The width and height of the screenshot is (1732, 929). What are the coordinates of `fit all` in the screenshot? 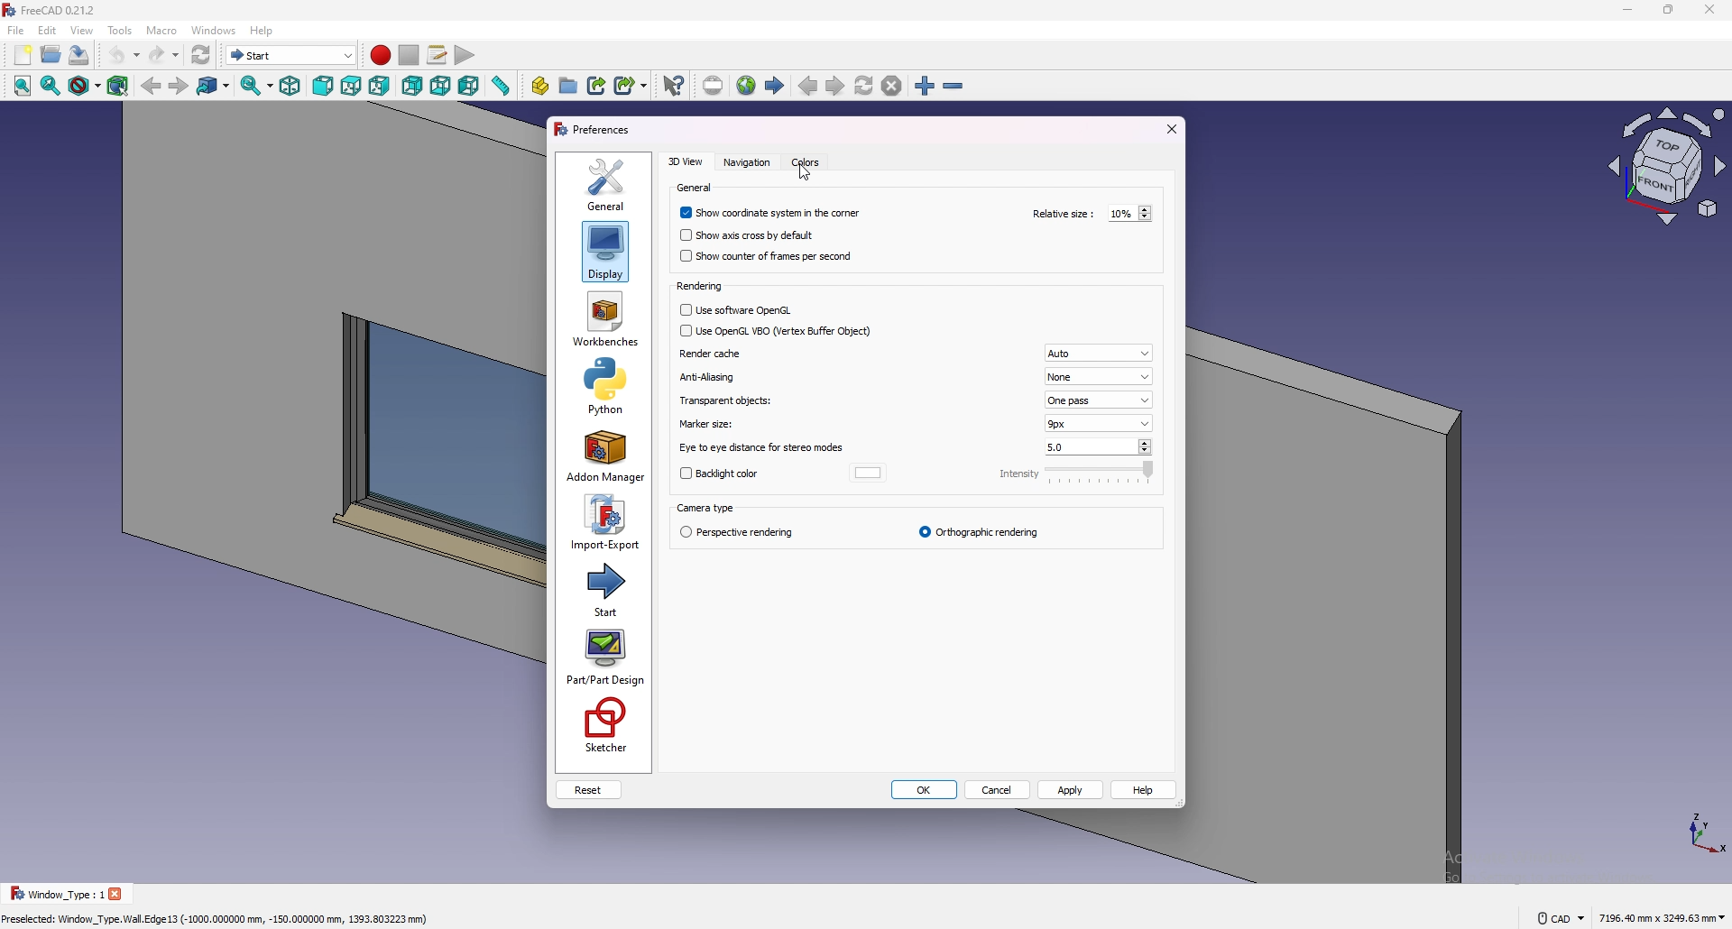 It's located at (20, 87).